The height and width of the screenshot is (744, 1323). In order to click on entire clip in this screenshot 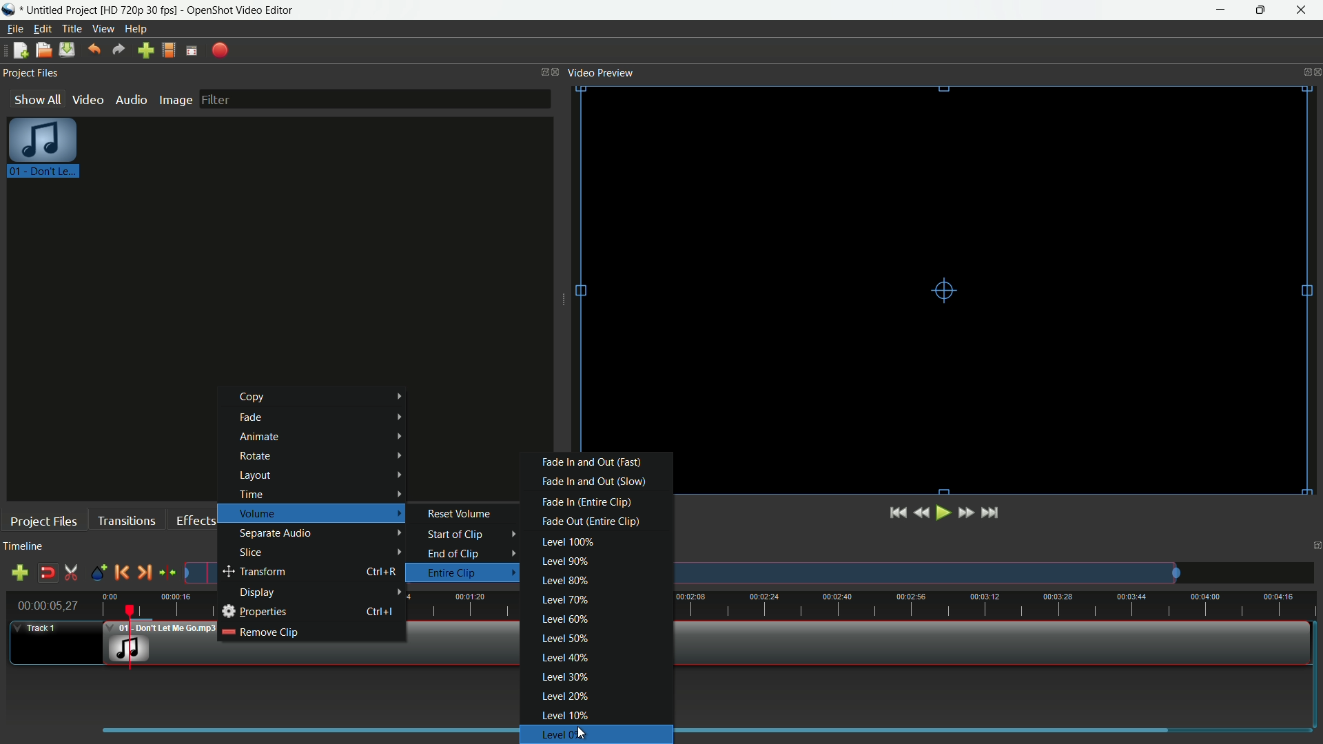, I will do `click(471, 572)`.